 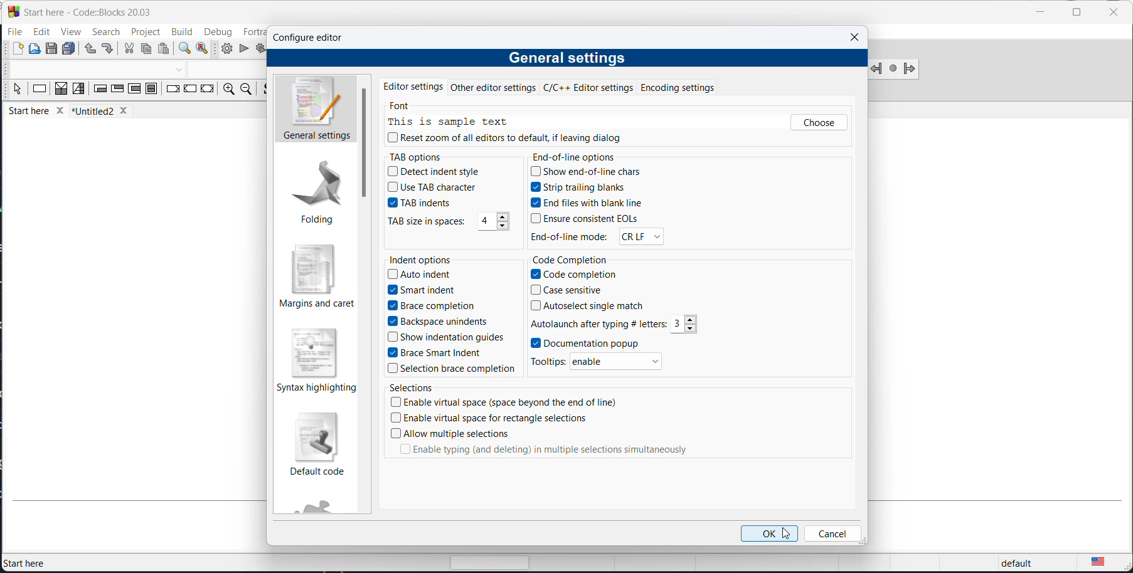 What do you see at coordinates (416, 389) in the screenshot?
I see `selections` at bounding box center [416, 389].